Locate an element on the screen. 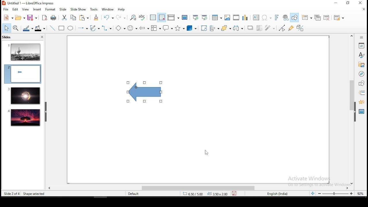 The width and height of the screenshot is (368, 207). close is located at coordinates (41, 38).